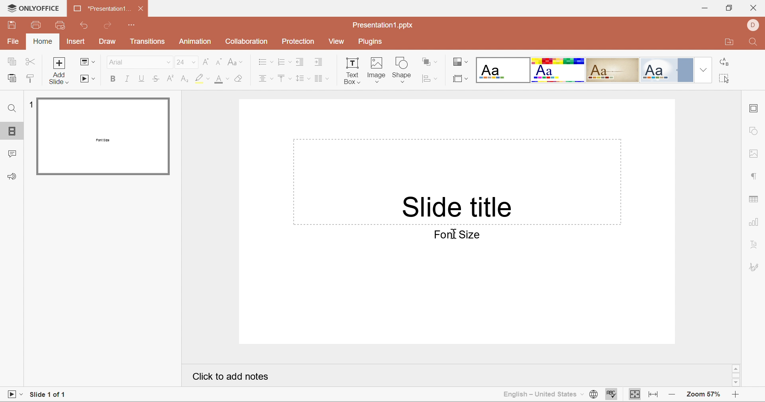  Describe the element at coordinates (704, 68) in the screenshot. I see `Drop Down` at that location.